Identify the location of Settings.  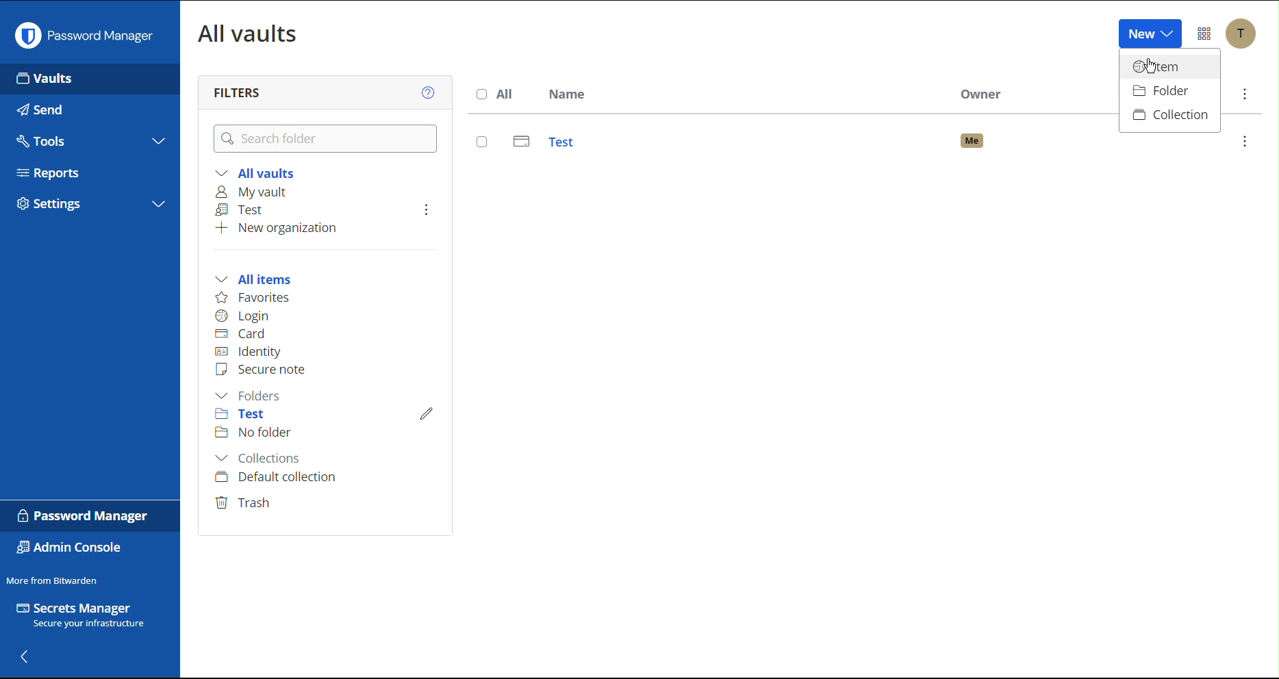
(89, 203).